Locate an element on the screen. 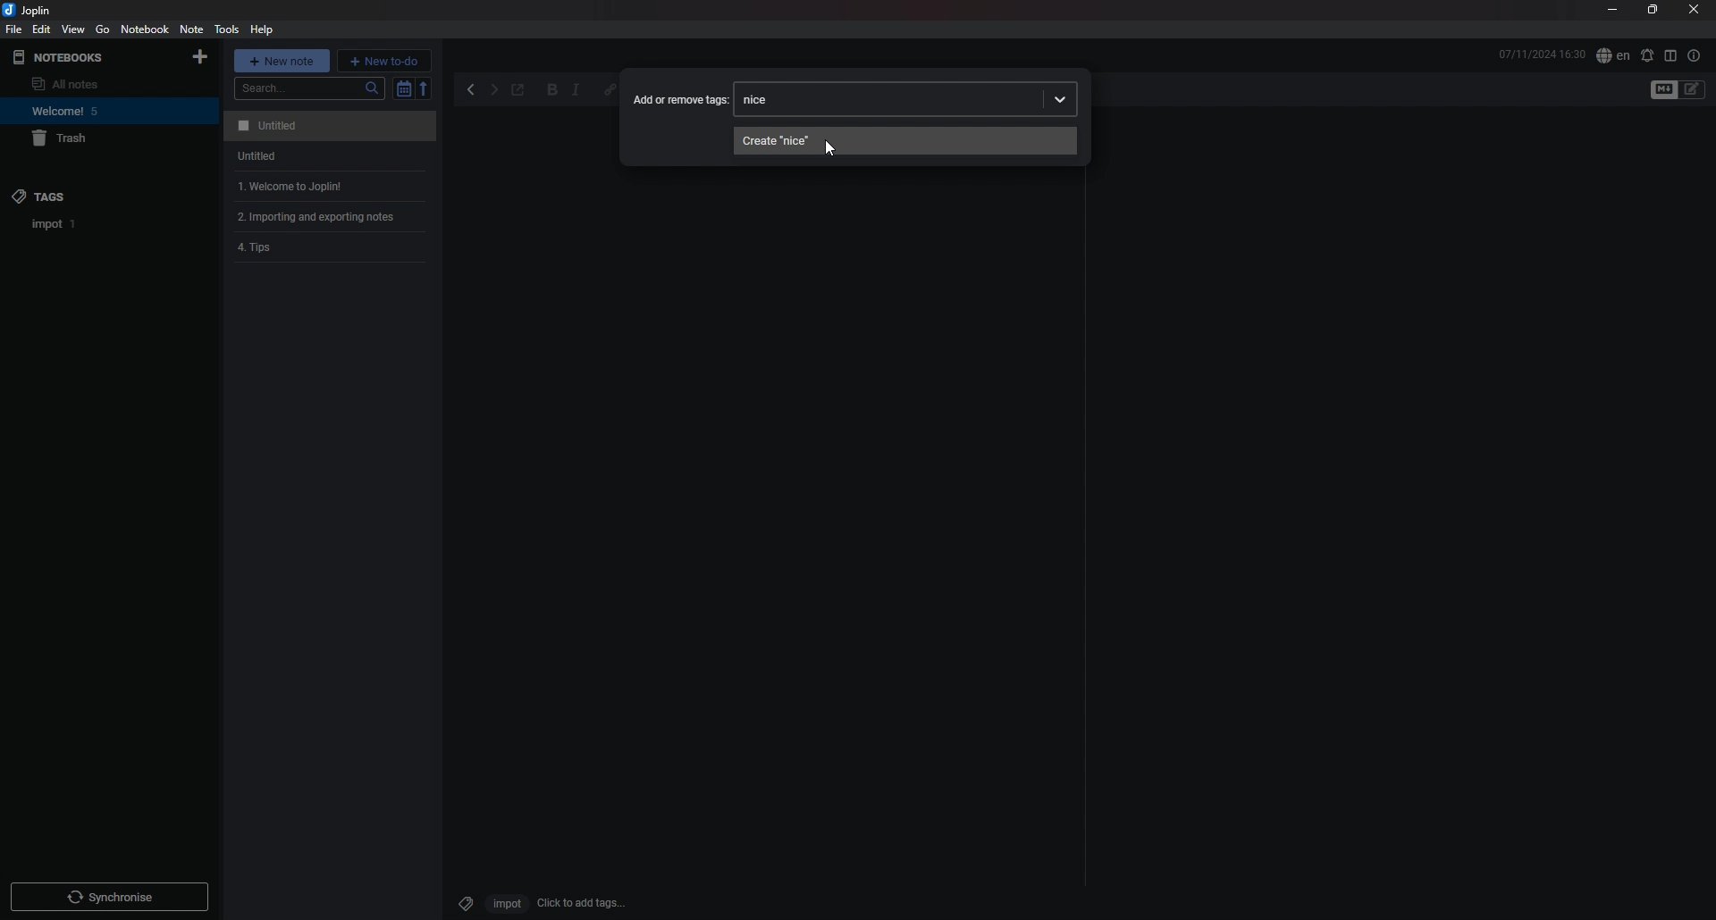  toggle sort order is located at coordinates (403, 89).